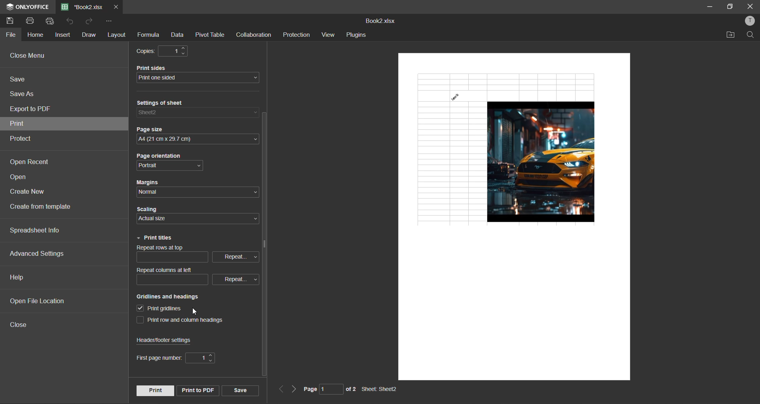 Image resolution: width=760 pixels, height=404 pixels. What do you see at coordinates (29, 192) in the screenshot?
I see `create new` at bounding box center [29, 192].